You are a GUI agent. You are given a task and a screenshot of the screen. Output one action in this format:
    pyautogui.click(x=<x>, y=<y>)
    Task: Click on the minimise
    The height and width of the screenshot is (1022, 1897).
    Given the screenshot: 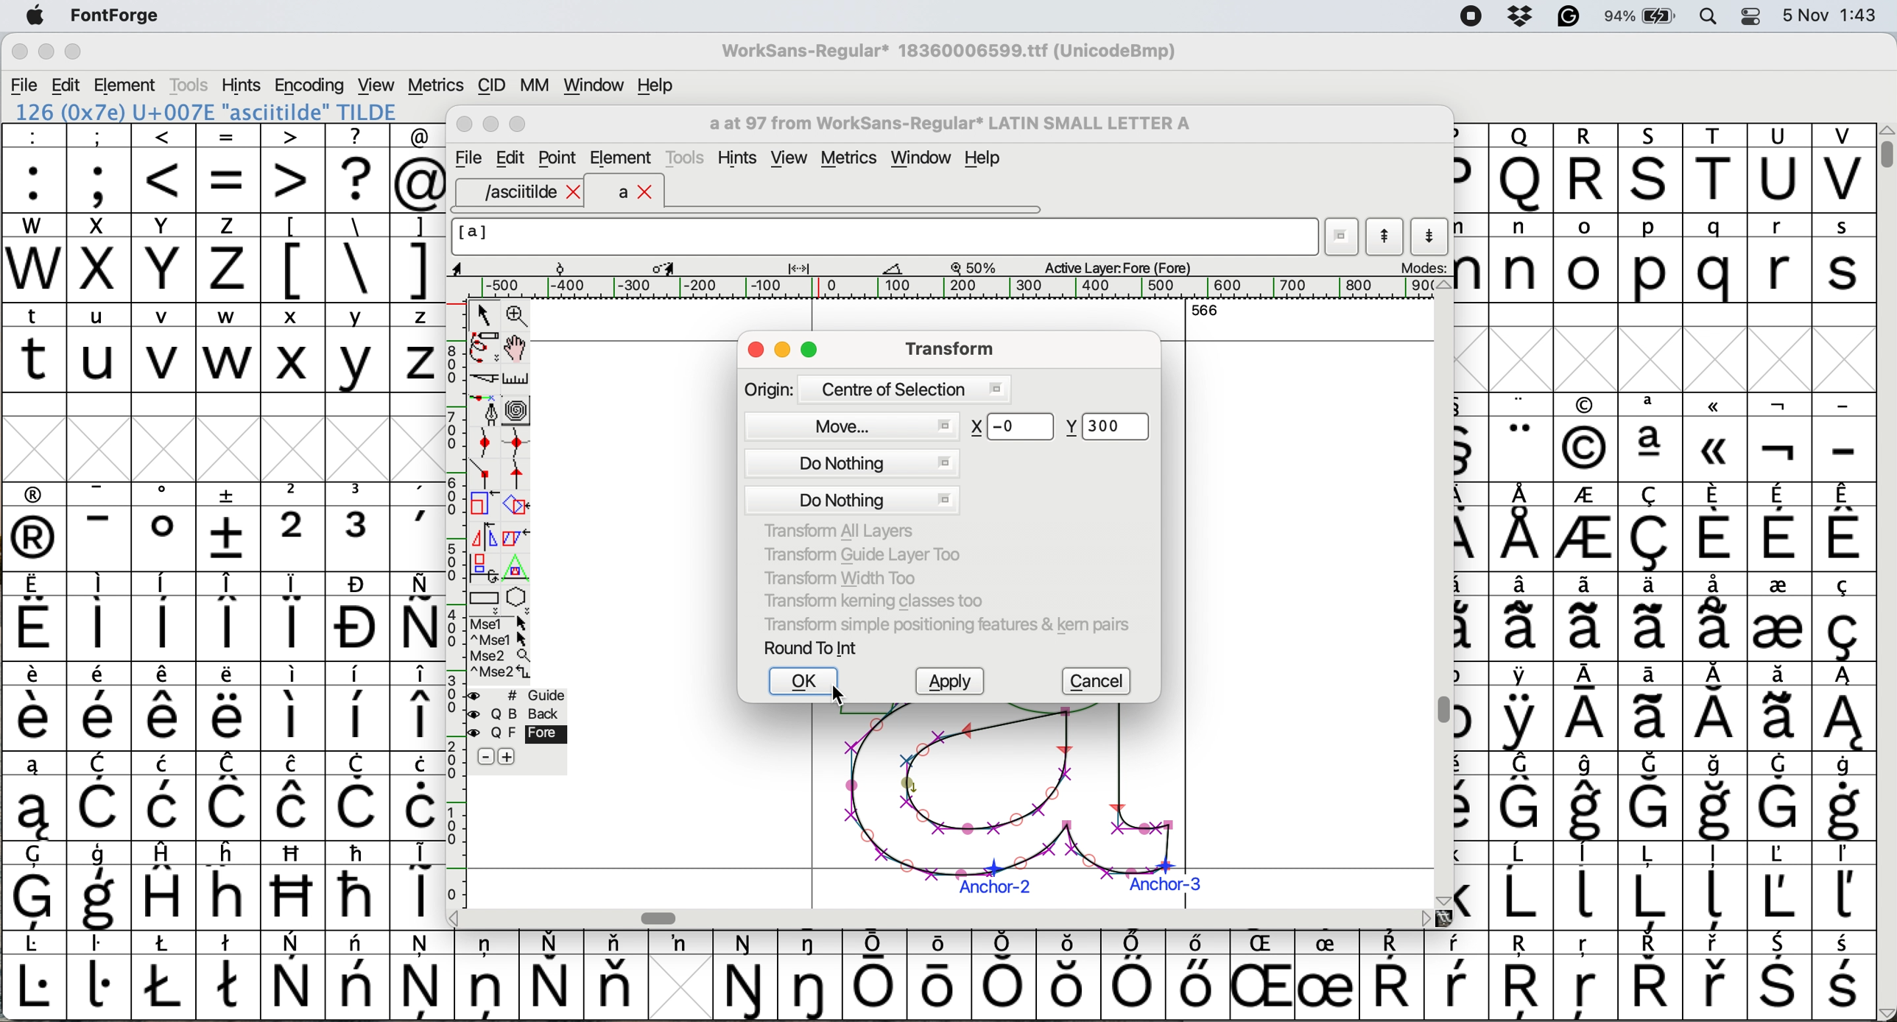 What is the action you would take?
    pyautogui.click(x=44, y=53)
    